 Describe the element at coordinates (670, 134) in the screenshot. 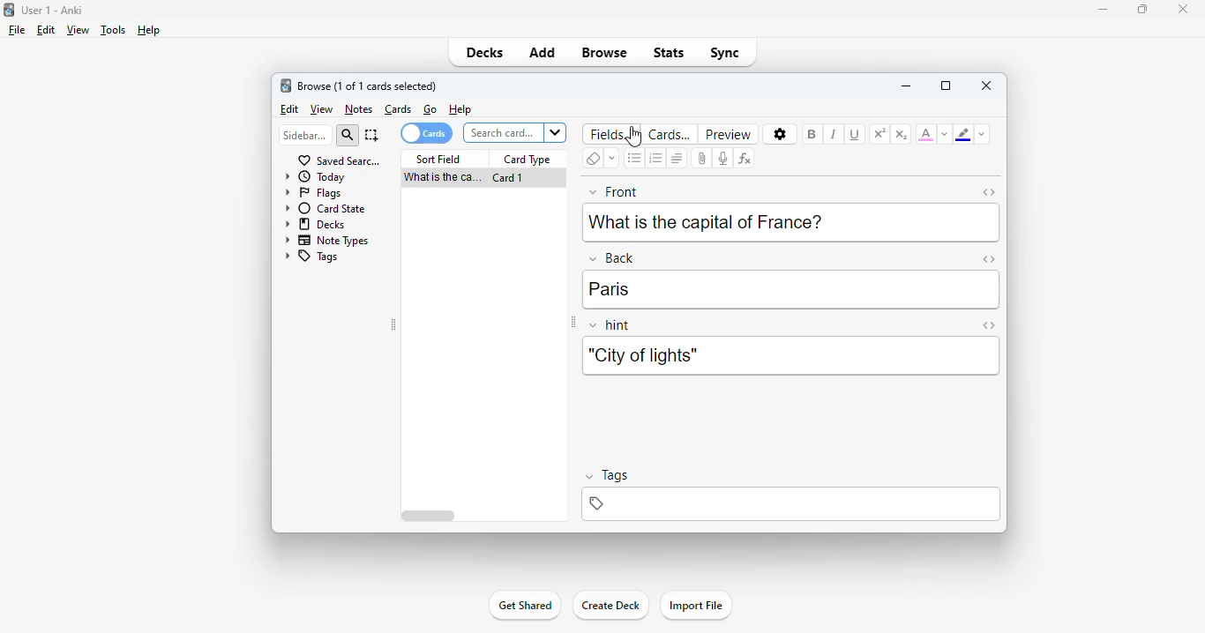

I see `cards` at that location.